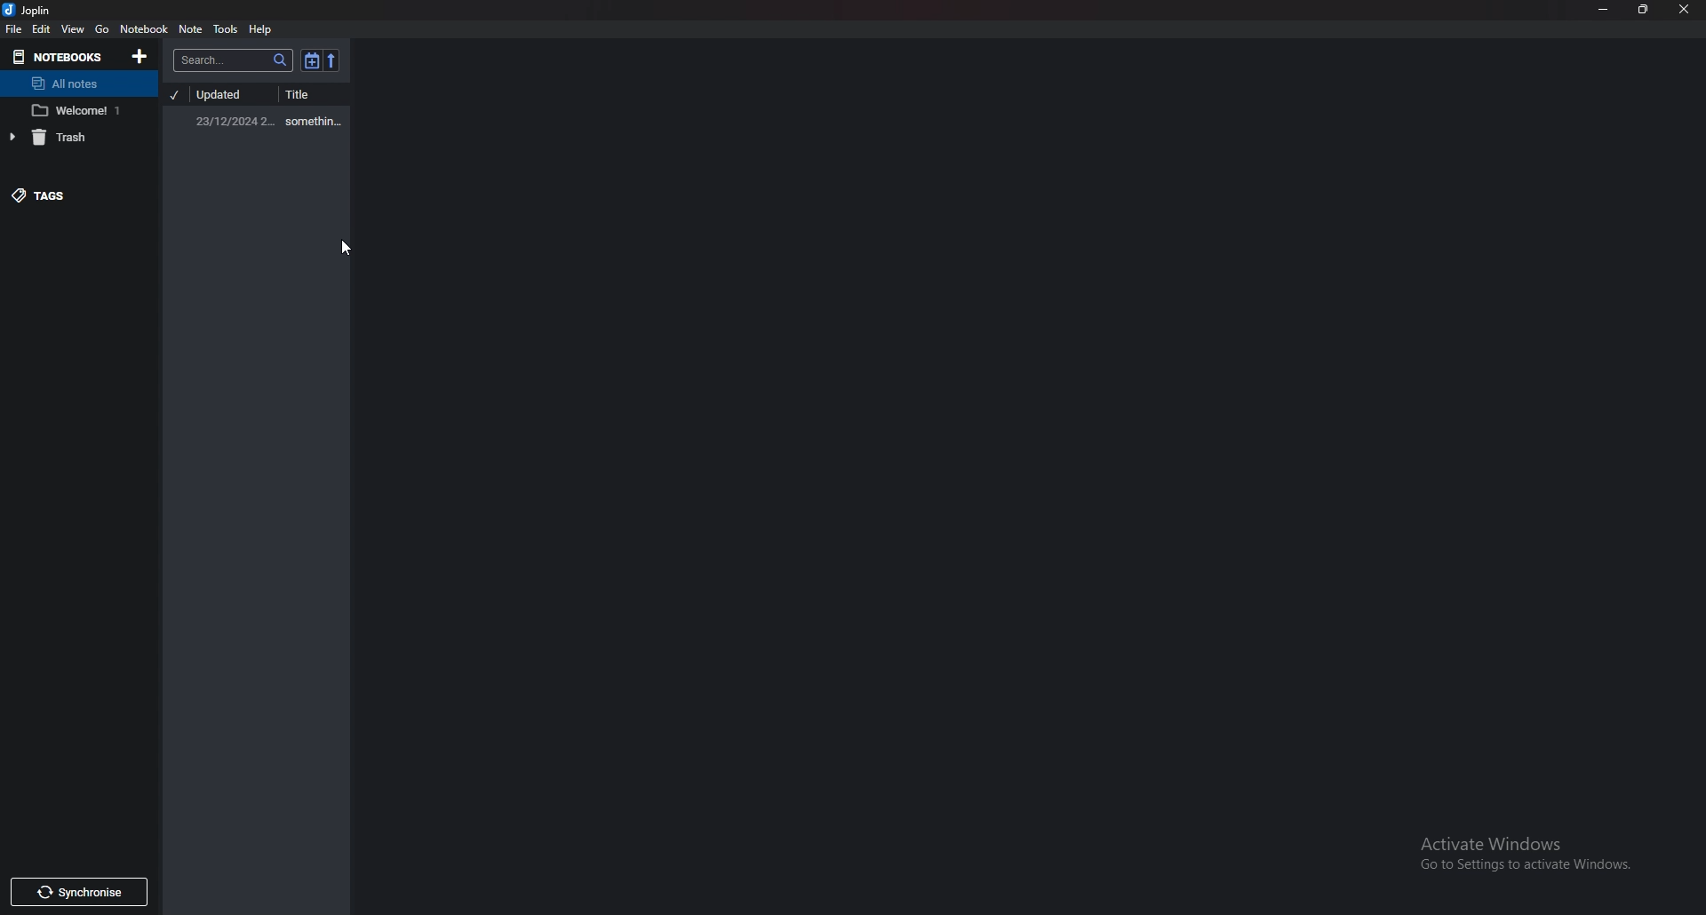  What do you see at coordinates (318, 121) in the screenshot?
I see `Note name` at bounding box center [318, 121].